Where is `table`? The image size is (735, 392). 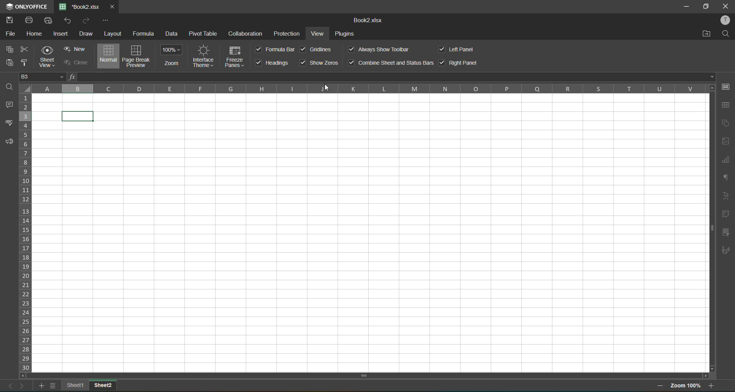
table is located at coordinates (725, 106).